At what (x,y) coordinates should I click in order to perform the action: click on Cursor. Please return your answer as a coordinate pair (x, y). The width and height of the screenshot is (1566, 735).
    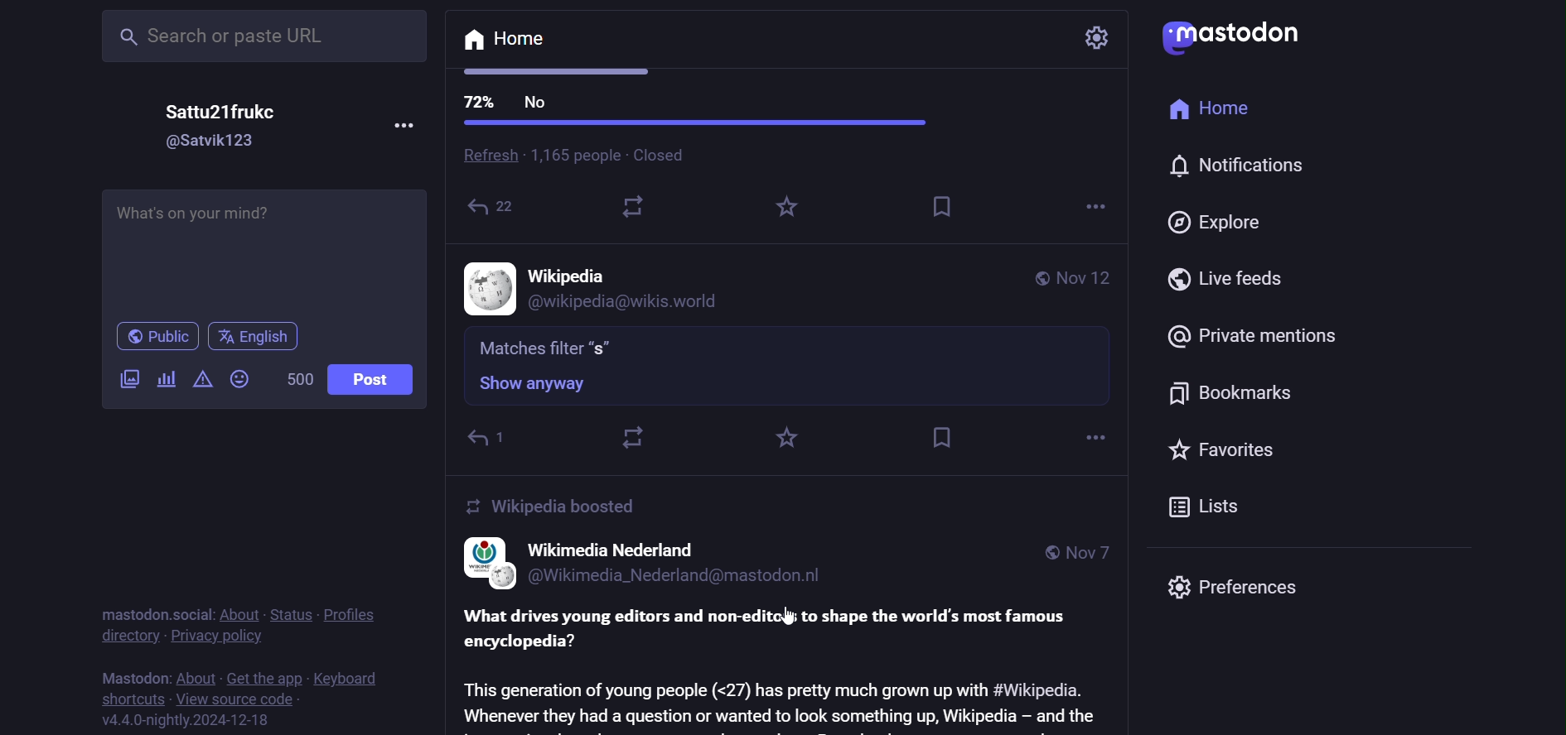
    Looking at the image, I should click on (790, 619).